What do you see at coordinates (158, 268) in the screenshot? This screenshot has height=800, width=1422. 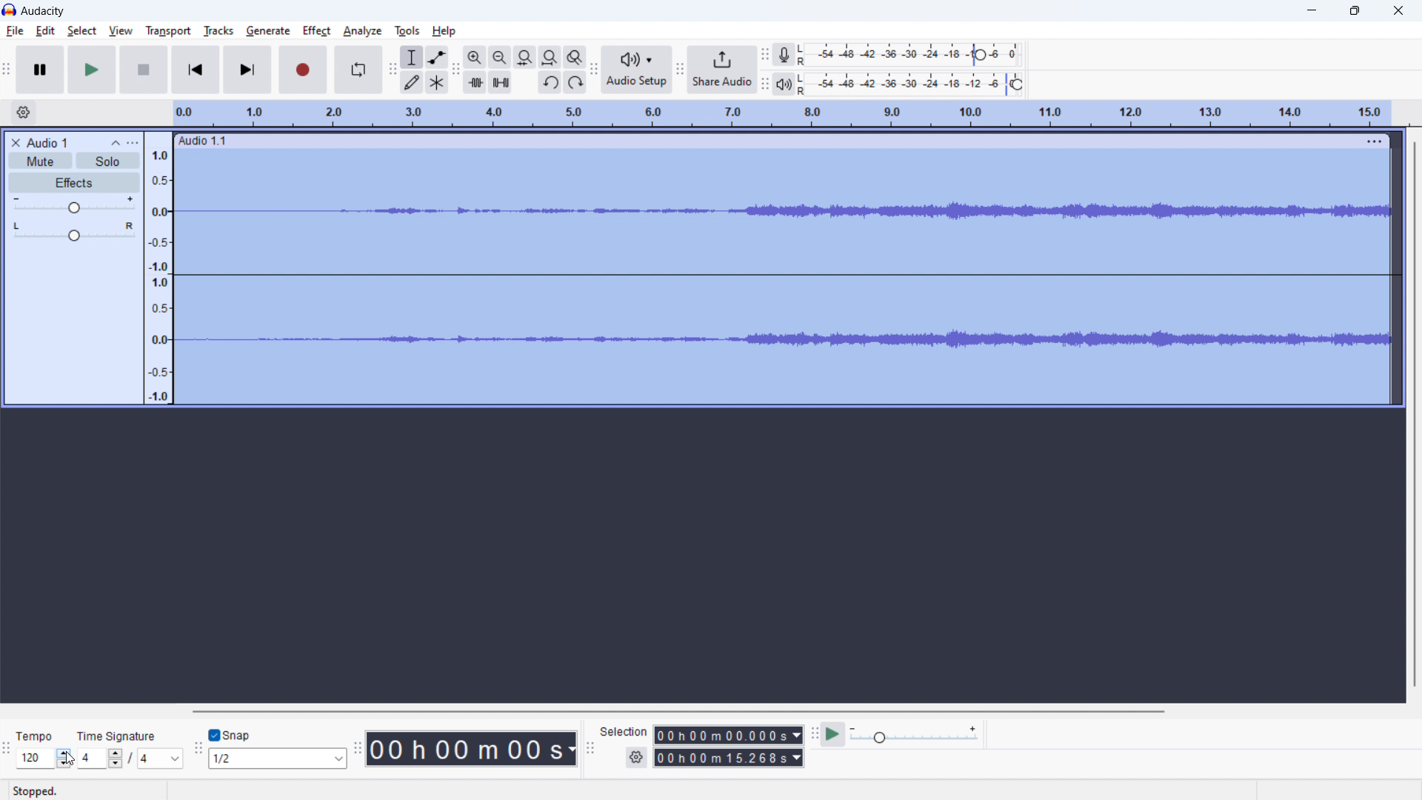 I see `amplitude` at bounding box center [158, 268].